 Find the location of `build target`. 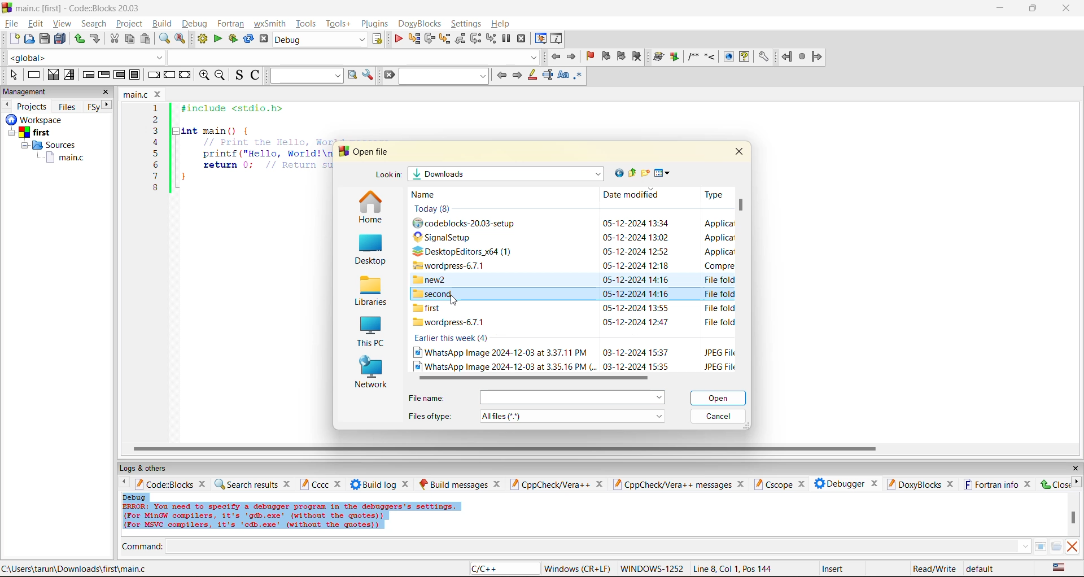

build target is located at coordinates (321, 39).